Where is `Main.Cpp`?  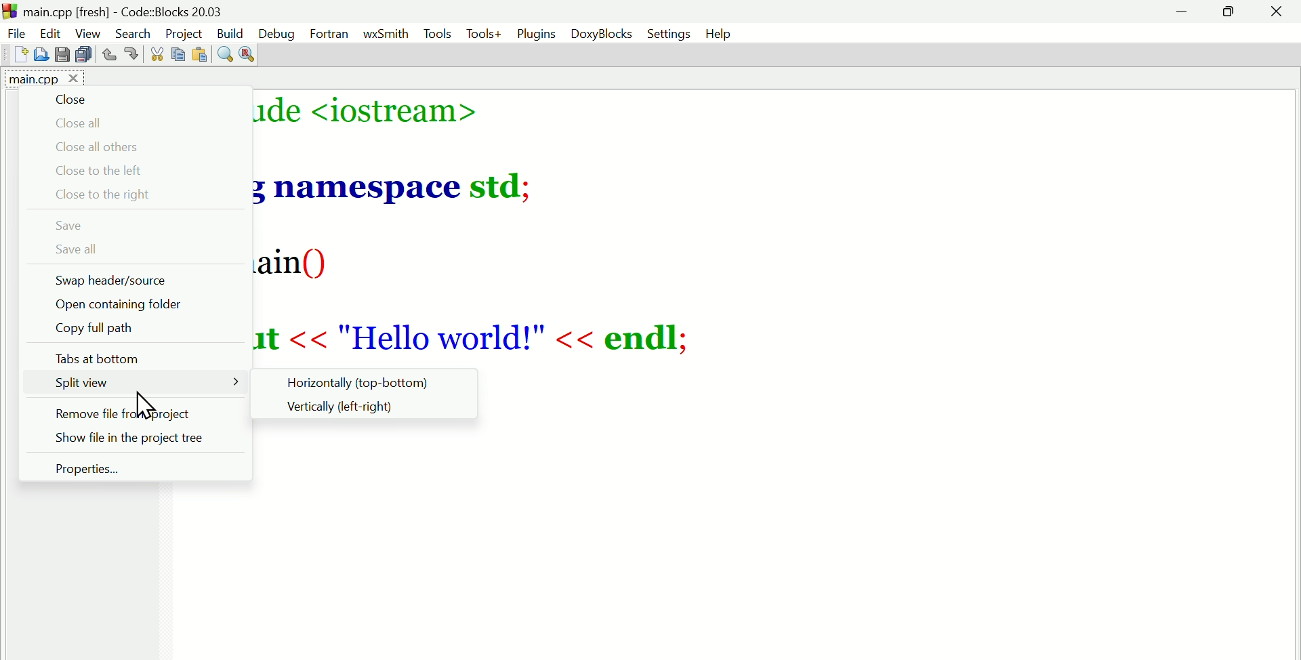
Main.Cpp is located at coordinates (40, 80).